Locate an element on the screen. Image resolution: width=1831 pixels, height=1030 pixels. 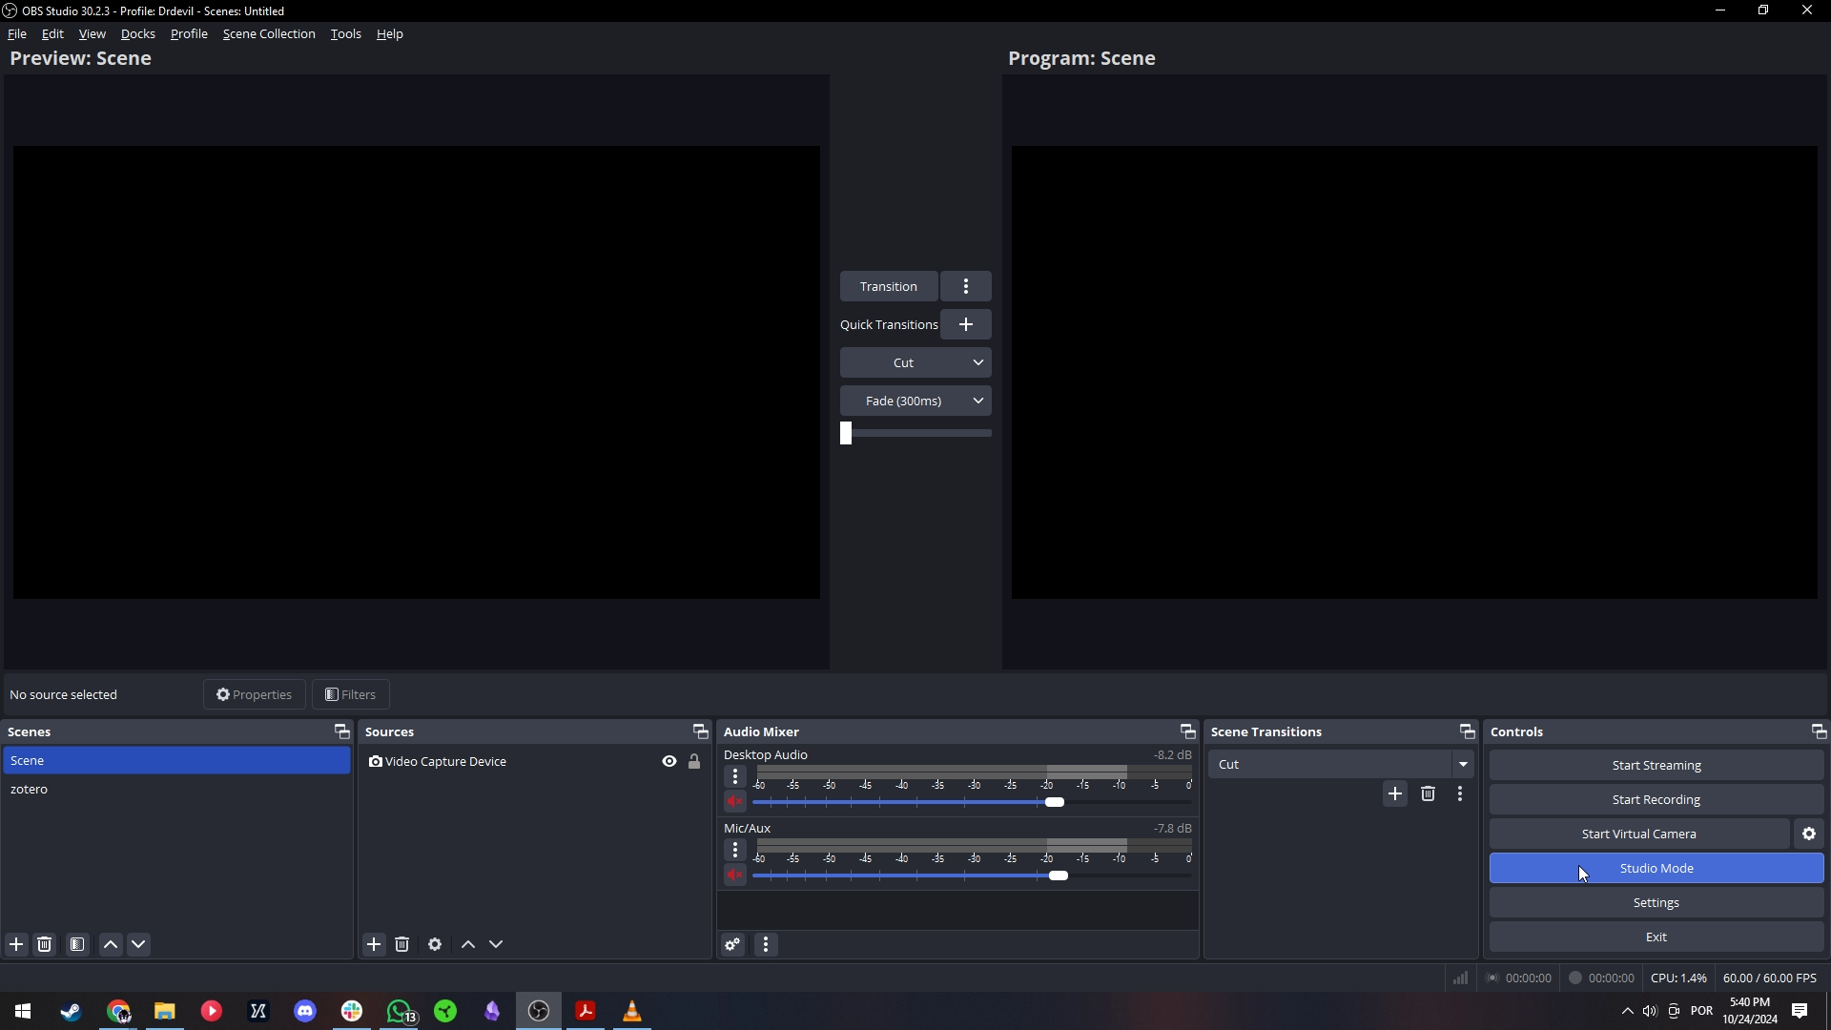
slack is located at coordinates (350, 1009).